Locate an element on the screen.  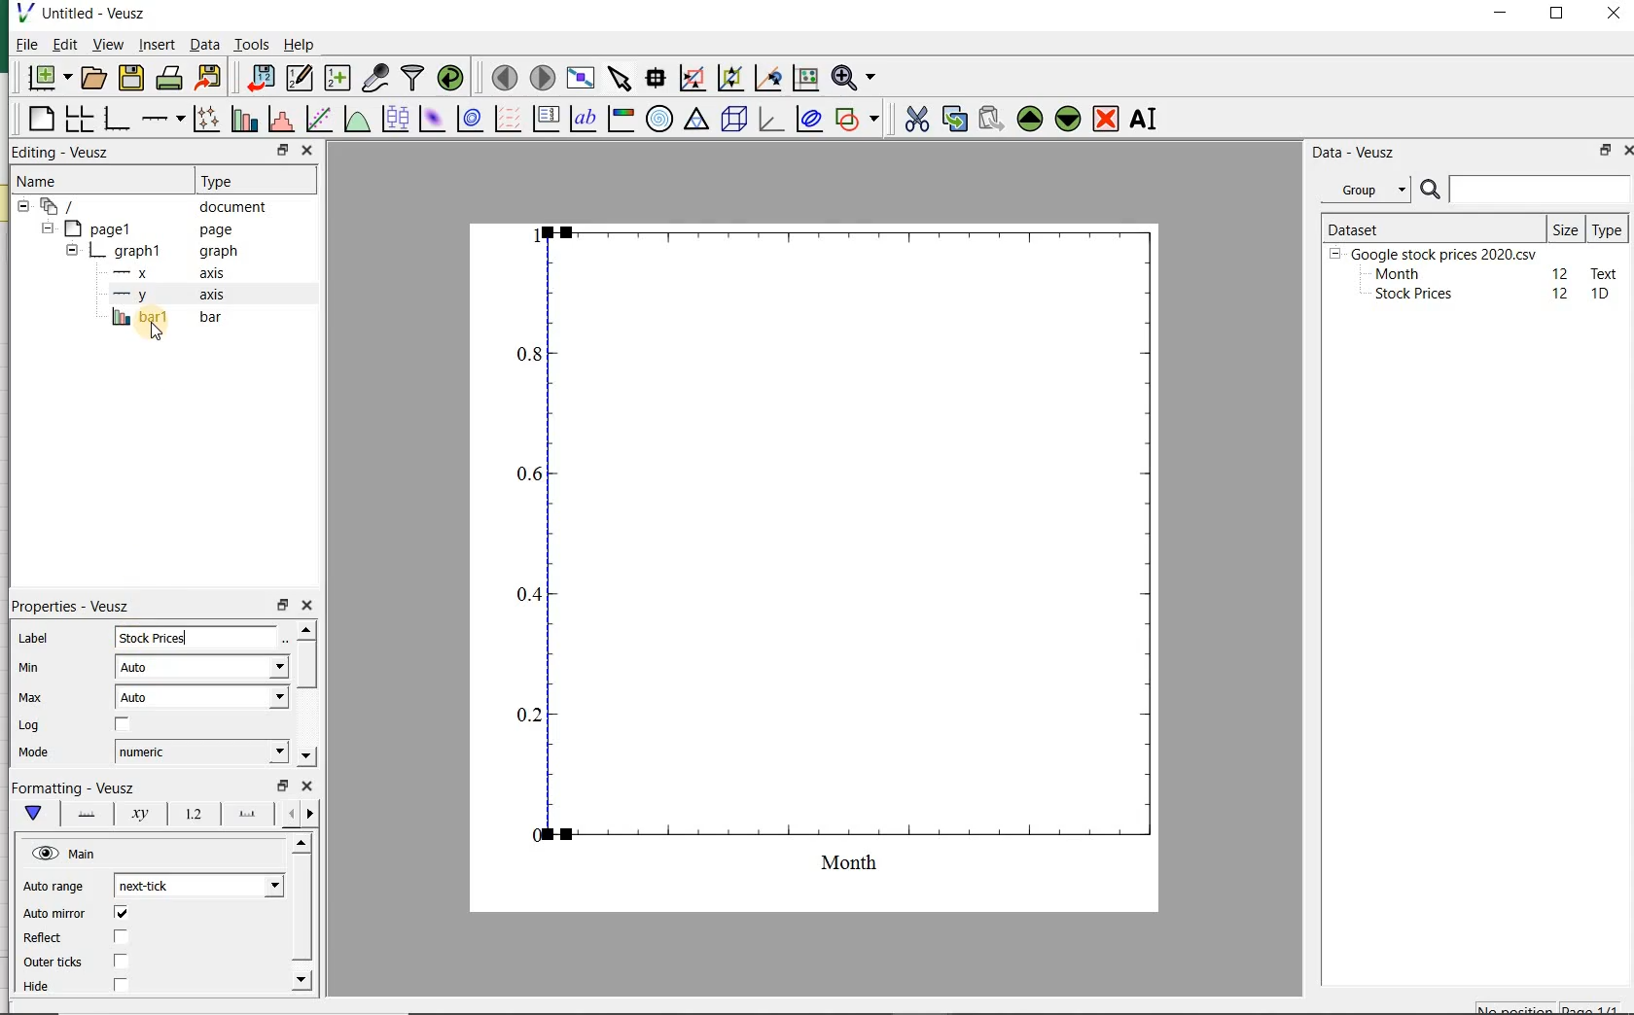
Mode is located at coordinates (30, 752).